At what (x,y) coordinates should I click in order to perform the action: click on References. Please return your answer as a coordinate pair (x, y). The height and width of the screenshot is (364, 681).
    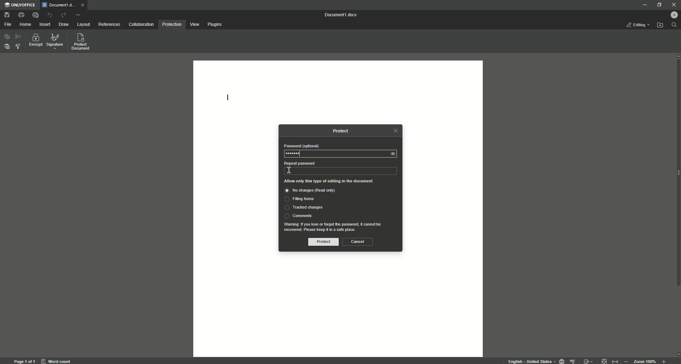
    Looking at the image, I should click on (109, 24).